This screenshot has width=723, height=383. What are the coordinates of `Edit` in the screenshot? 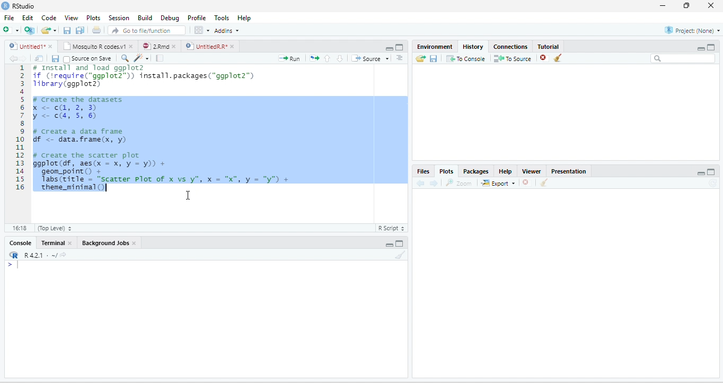 It's located at (27, 18).